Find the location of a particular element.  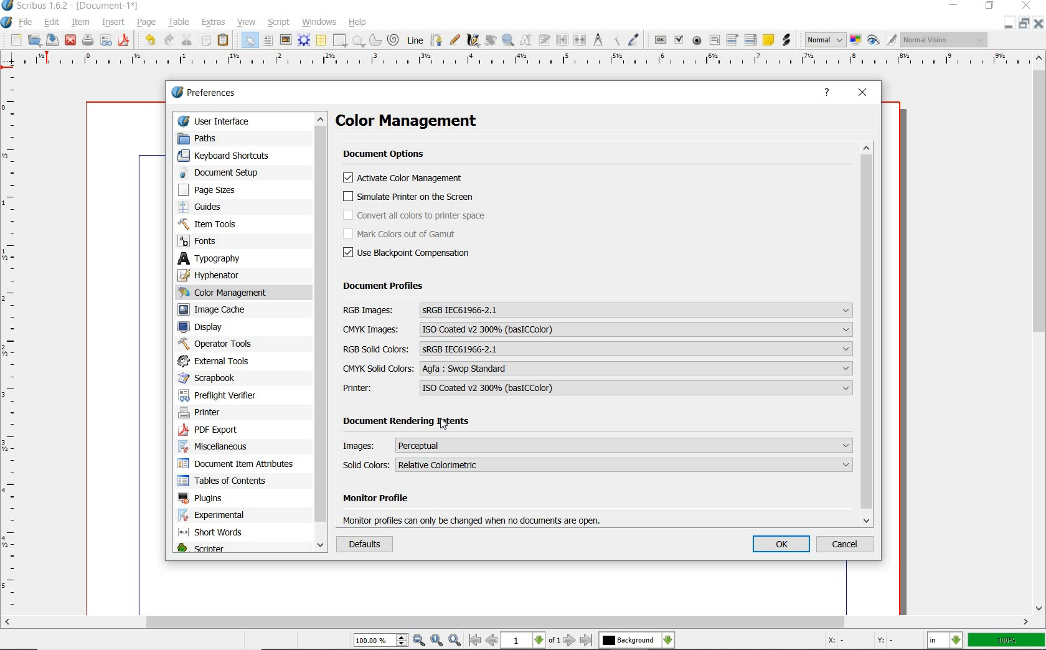

eye dropper is located at coordinates (635, 39).